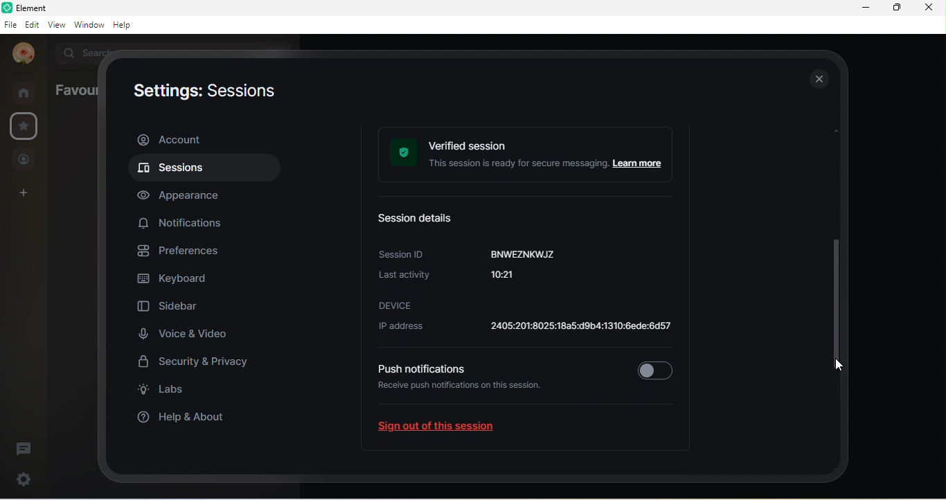 This screenshot has width=946, height=500. Describe the element at coordinates (82, 51) in the screenshot. I see `search` at that location.